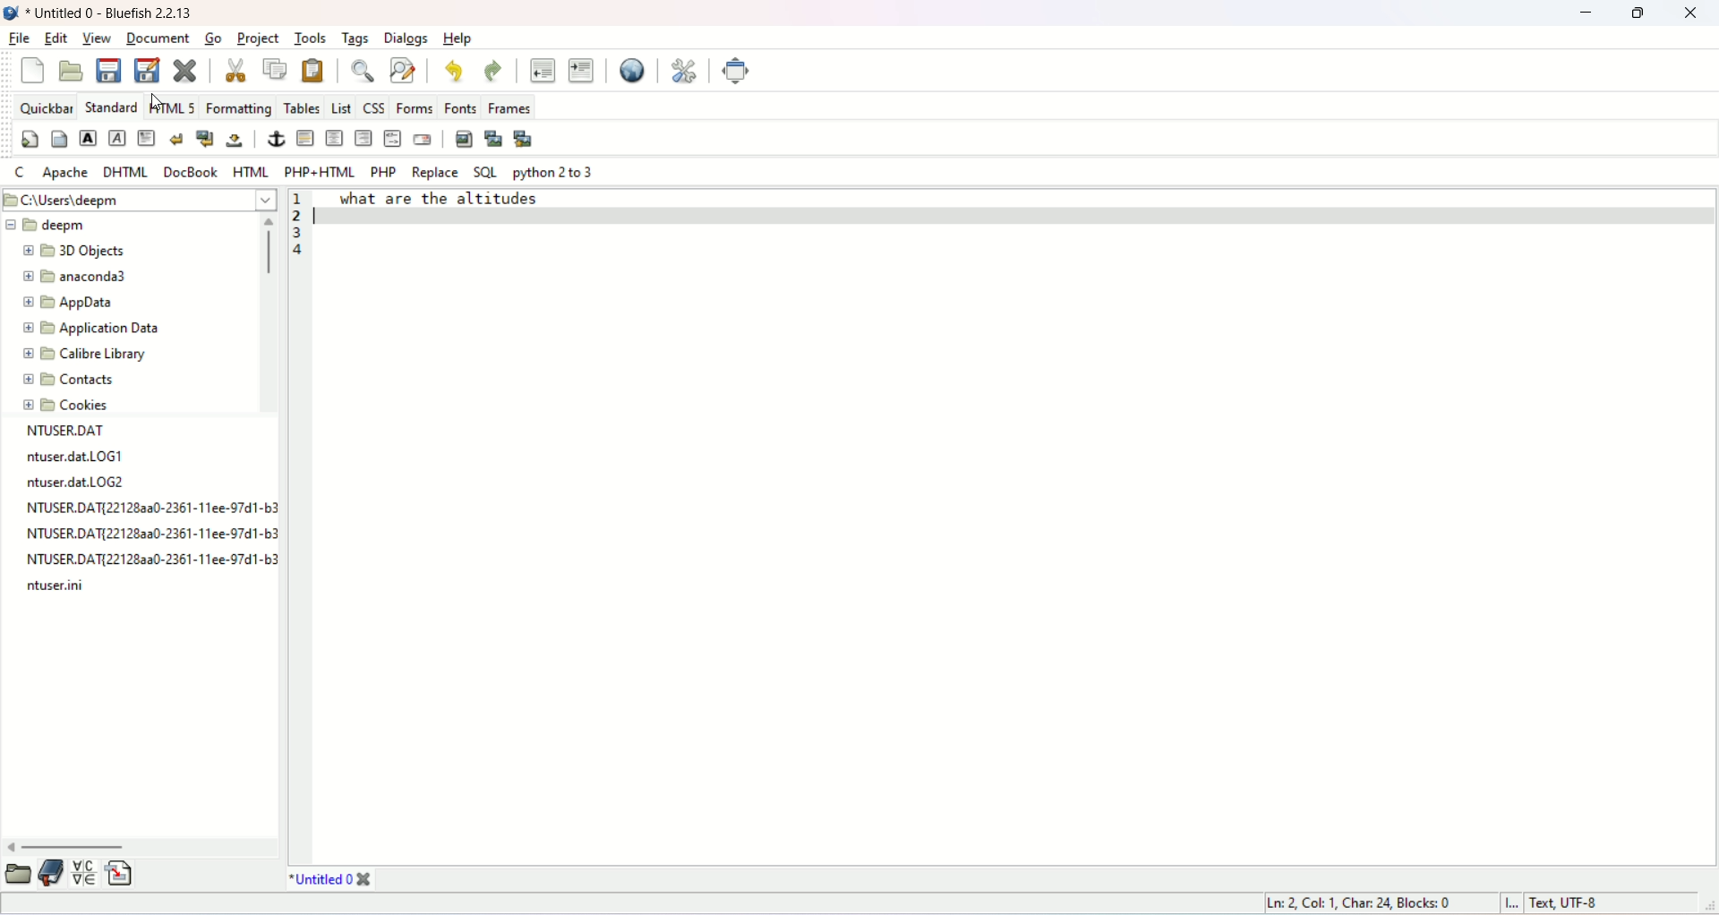  Describe the element at coordinates (332, 880) in the screenshot. I see `title` at that location.